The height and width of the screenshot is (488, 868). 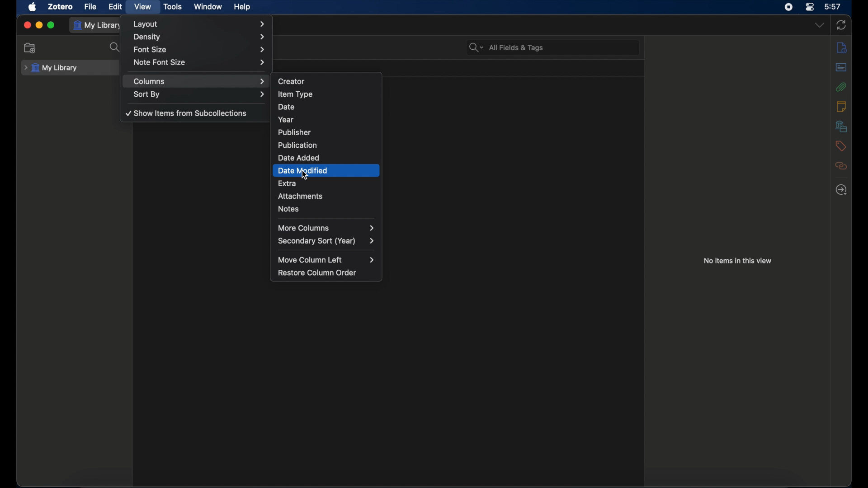 I want to click on item type, so click(x=327, y=94).